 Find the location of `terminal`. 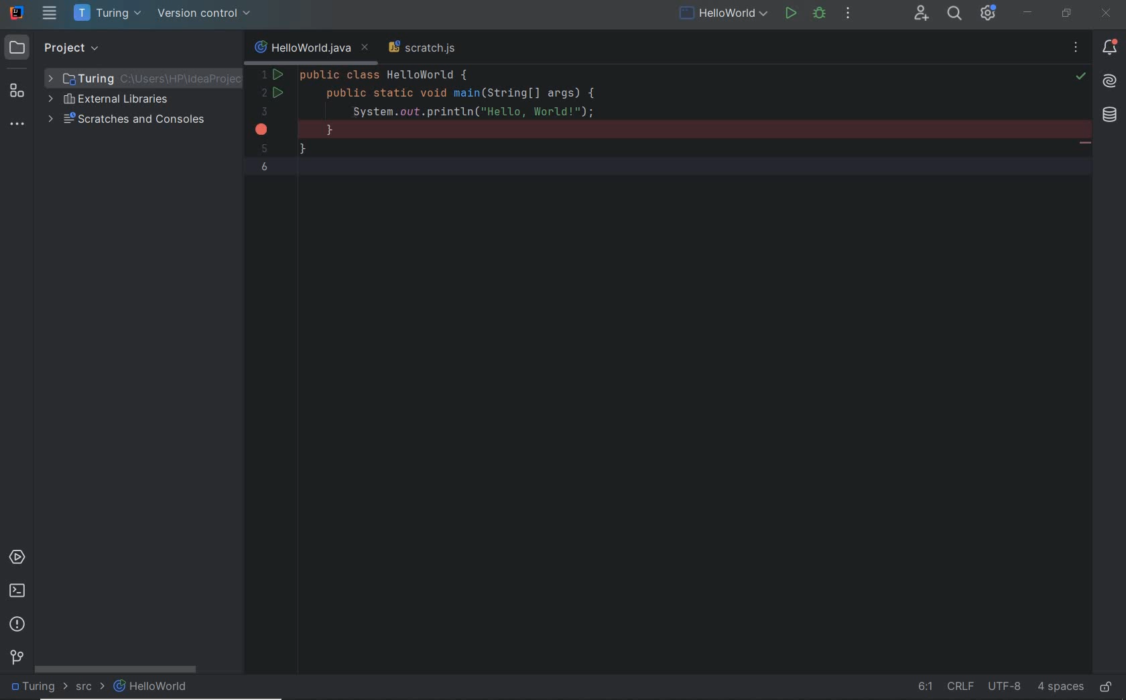

terminal is located at coordinates (19, 592).